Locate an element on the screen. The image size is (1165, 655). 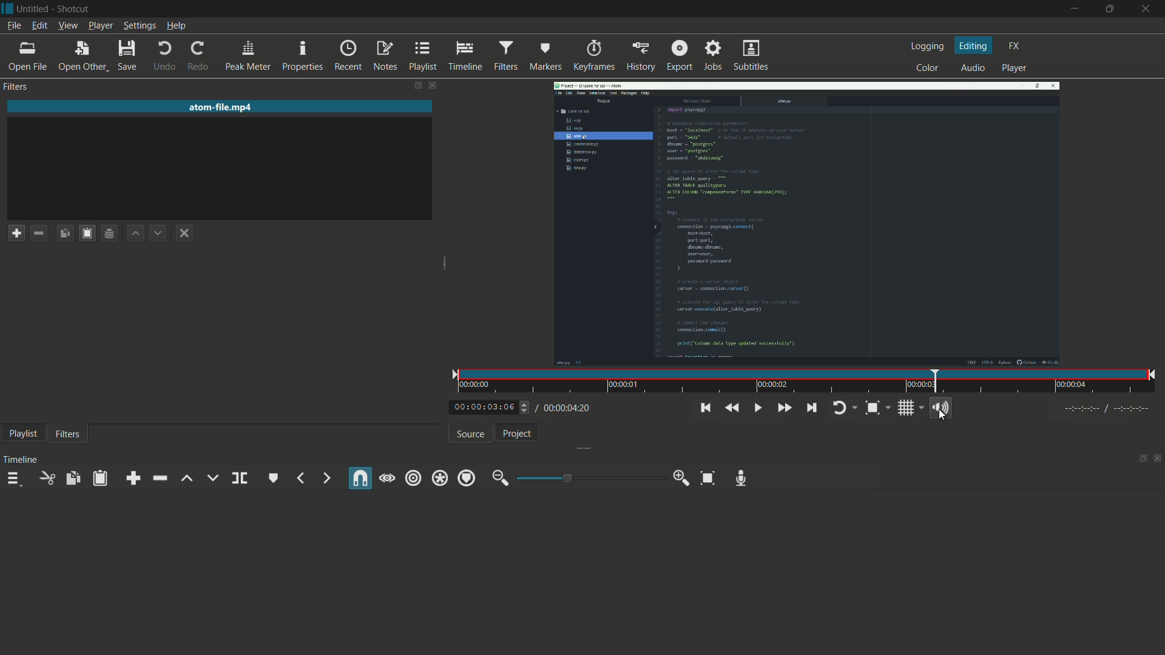
forward is located at coordinates (323, 478).